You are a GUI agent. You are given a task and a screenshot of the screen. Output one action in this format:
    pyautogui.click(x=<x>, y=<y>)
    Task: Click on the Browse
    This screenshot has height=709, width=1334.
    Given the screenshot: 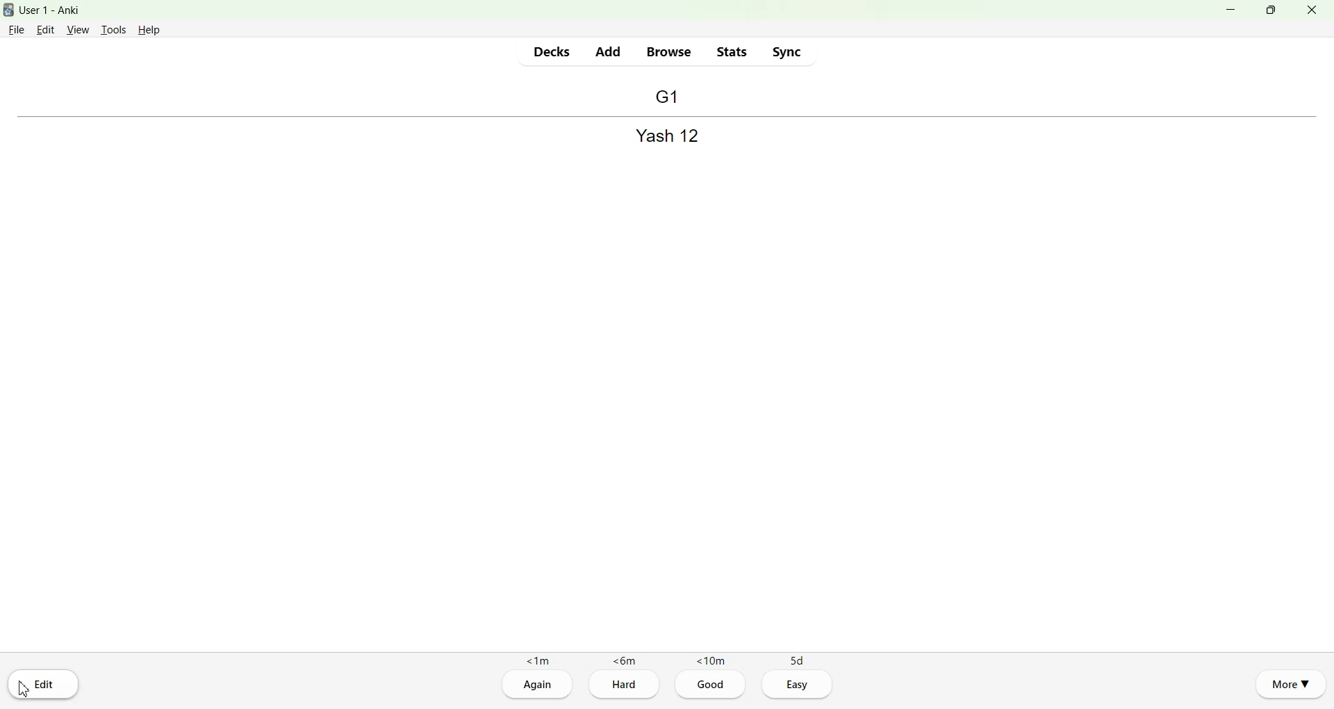 What is the action you would take?
    pyautogui.click(x=670, y=52)
    